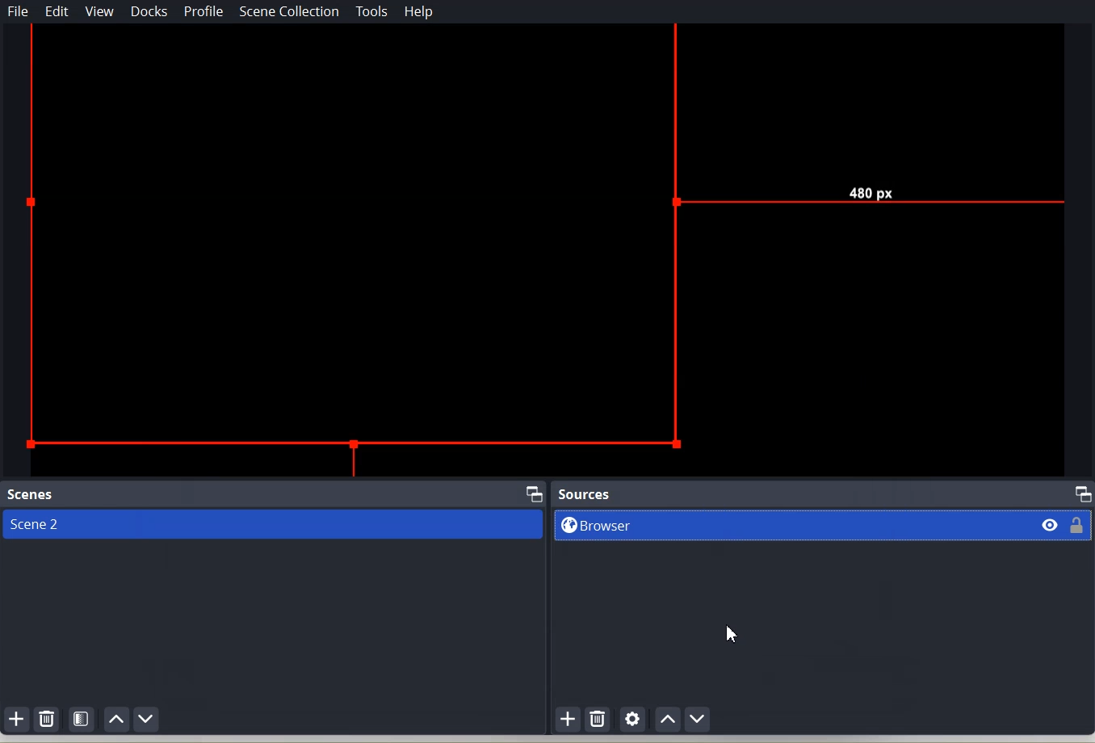  What do you see at coordinates (666, 719) in the screenshot?
I see `Move Source up` at bounding box center [666, 719].